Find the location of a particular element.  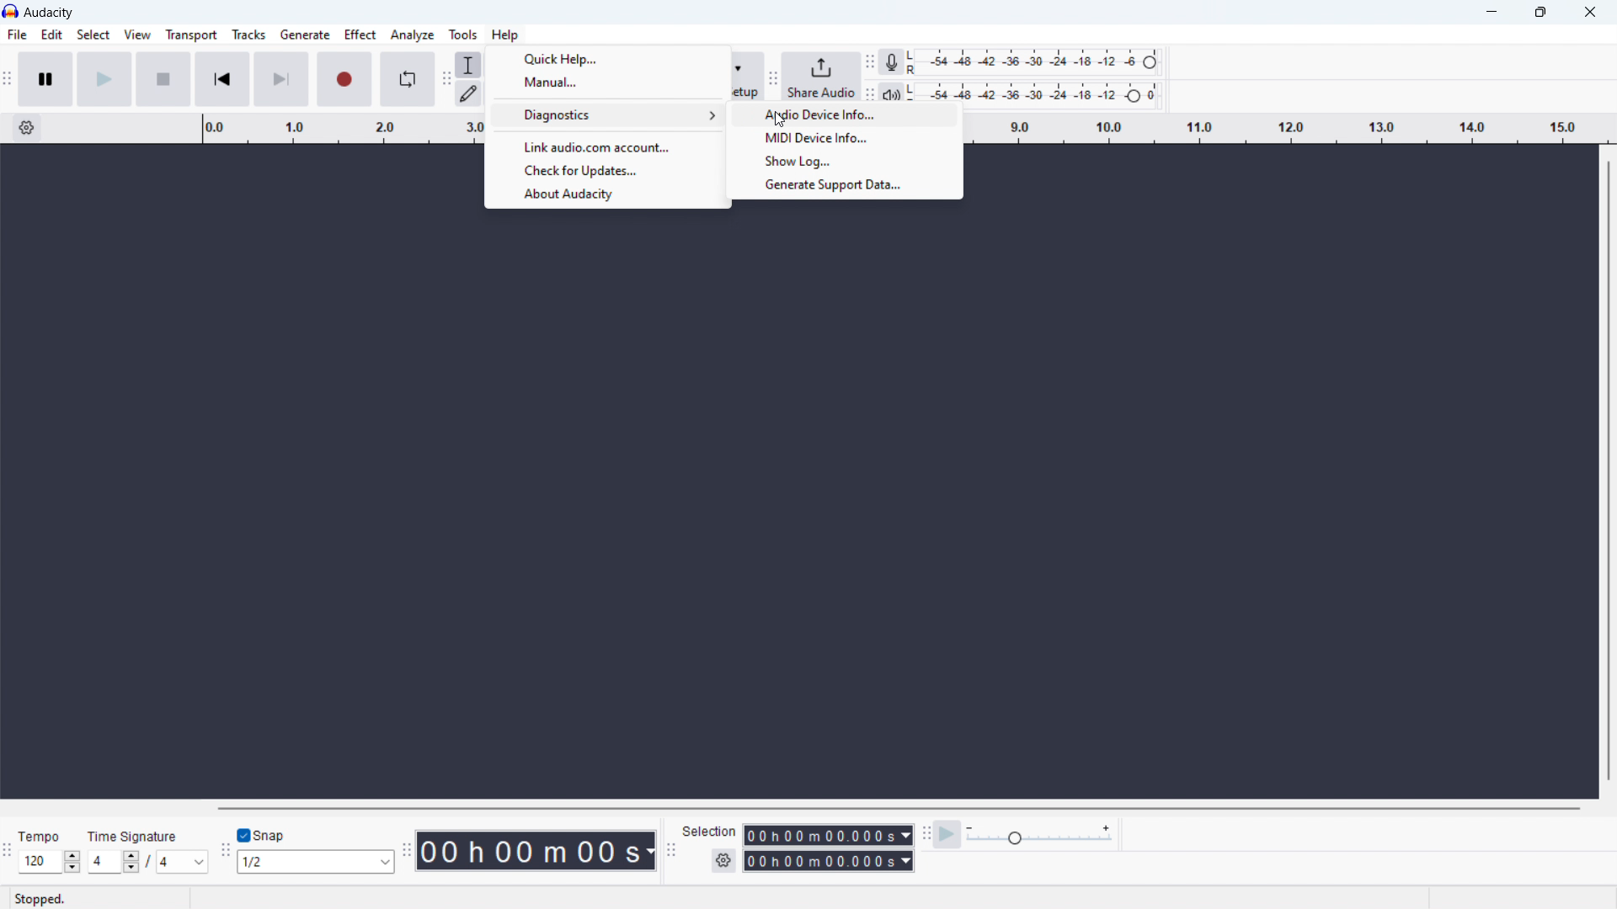

diagnostics is located at coordinates (607, 116).